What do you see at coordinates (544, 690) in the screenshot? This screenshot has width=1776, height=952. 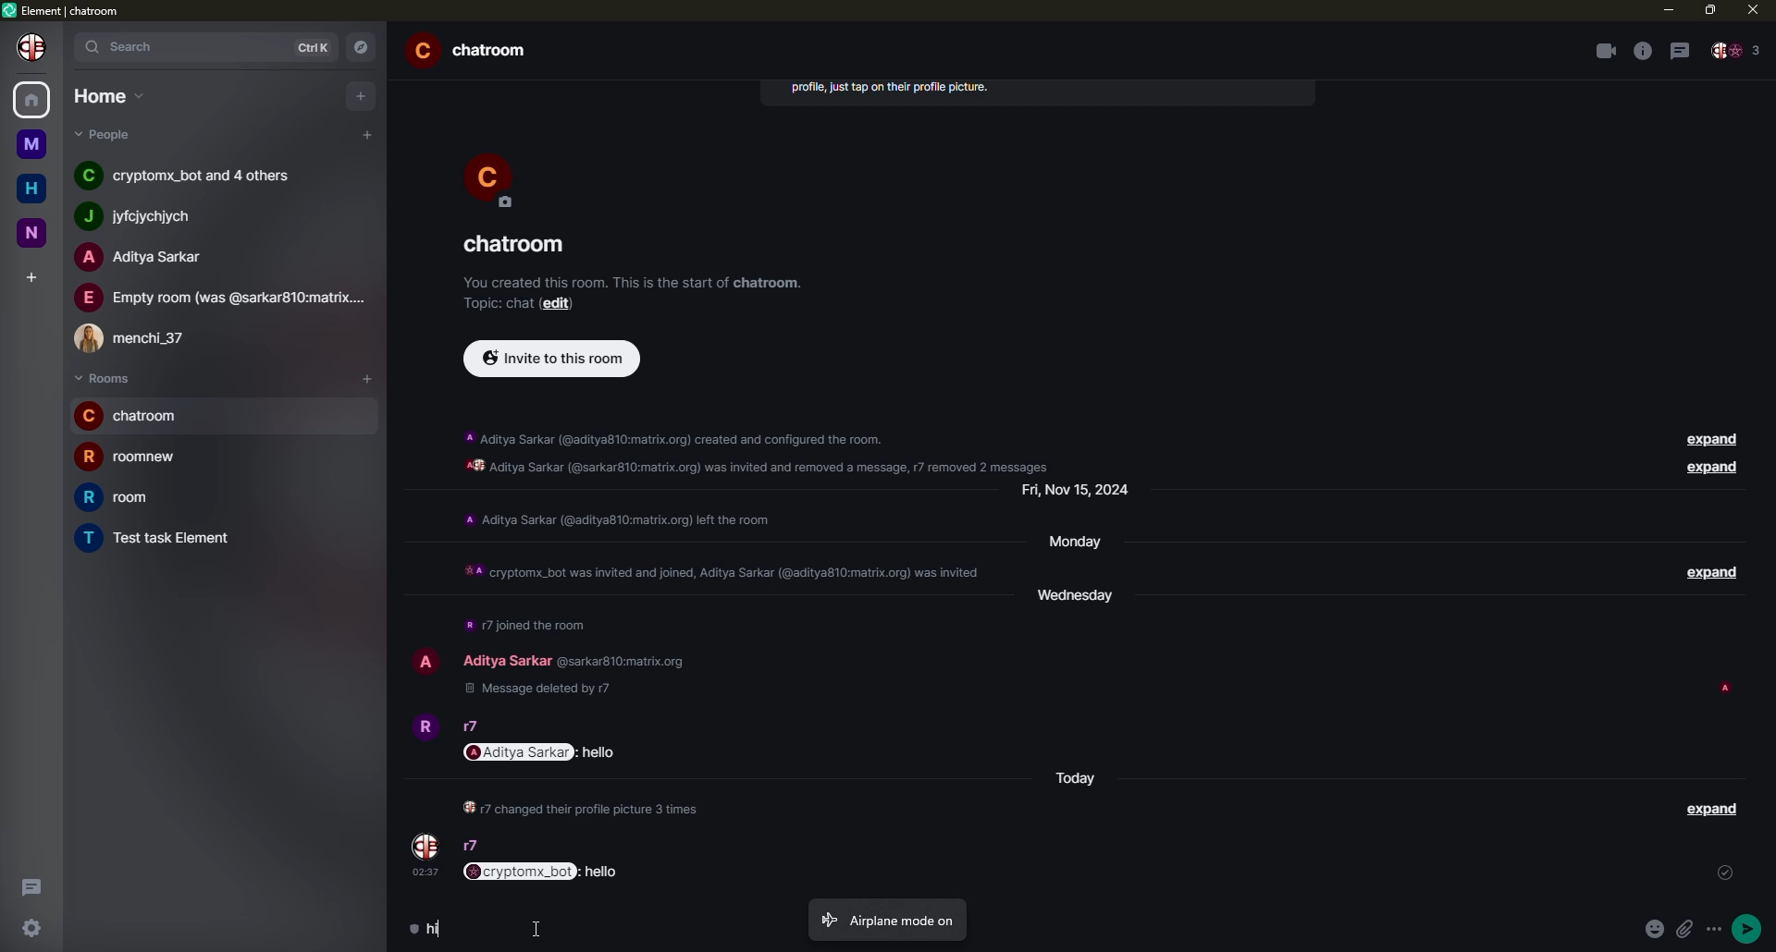 I see `deleted` at bounding box center [544, 690].